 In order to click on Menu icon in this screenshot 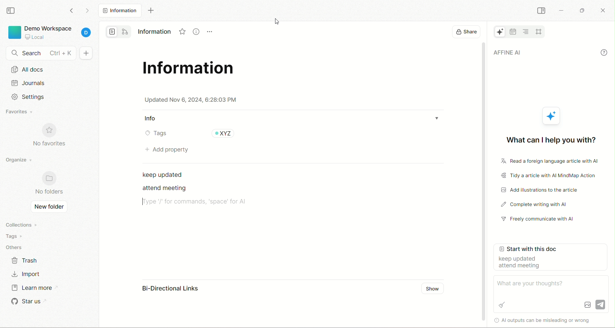, I will do `click(210, 32)`.